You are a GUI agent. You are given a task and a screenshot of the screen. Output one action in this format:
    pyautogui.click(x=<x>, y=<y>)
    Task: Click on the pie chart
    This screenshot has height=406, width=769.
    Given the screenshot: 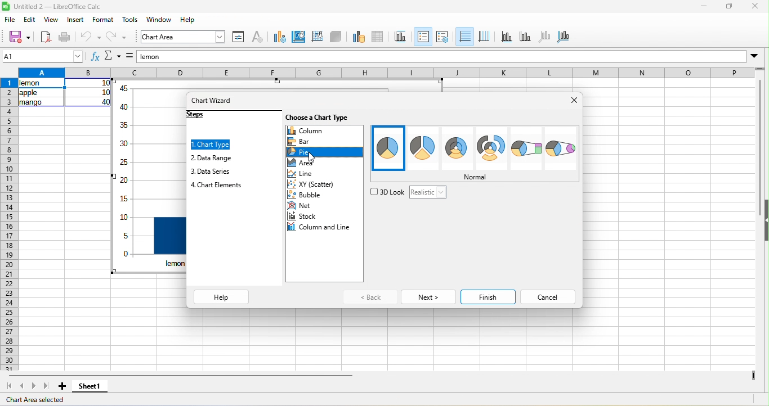 What is the action you would take?
    pyautogui.click(x=492, y=148)
    